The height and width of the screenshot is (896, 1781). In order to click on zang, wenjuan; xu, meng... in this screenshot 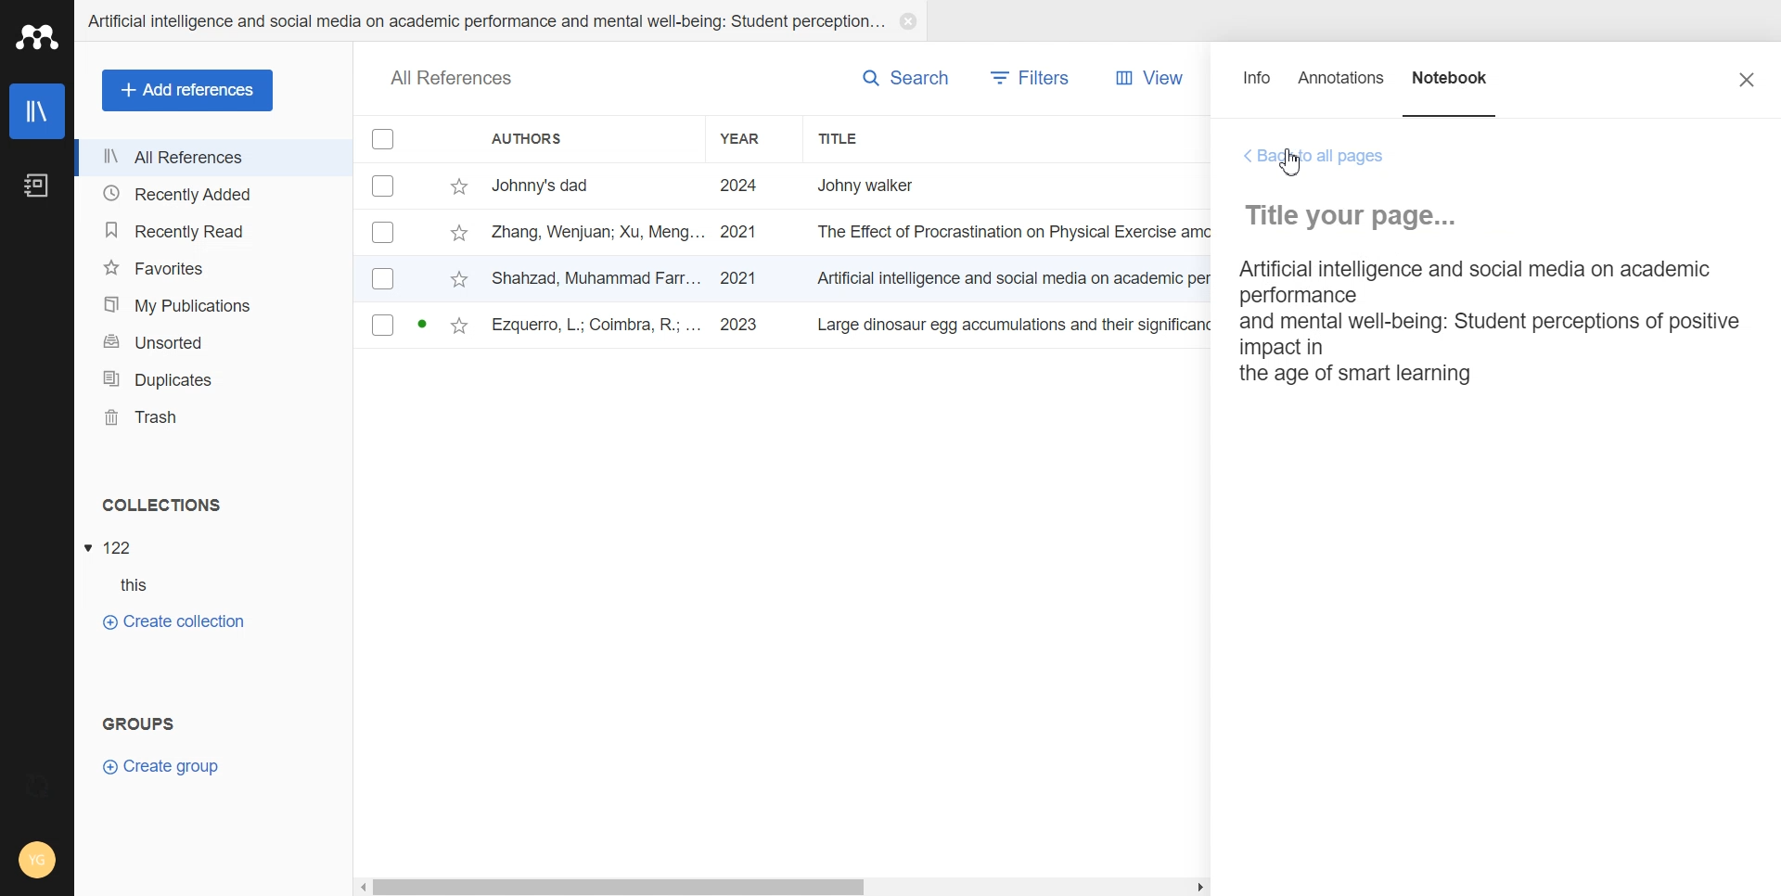, I will do `click(598, 231)`.